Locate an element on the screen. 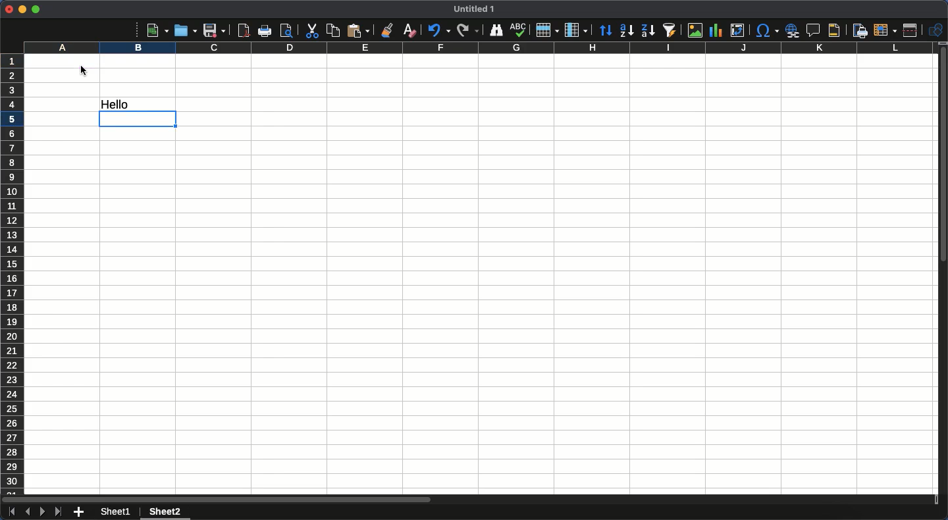 This screenshot has height=520, width=948. Scroll is located at coordinates (942, 275).